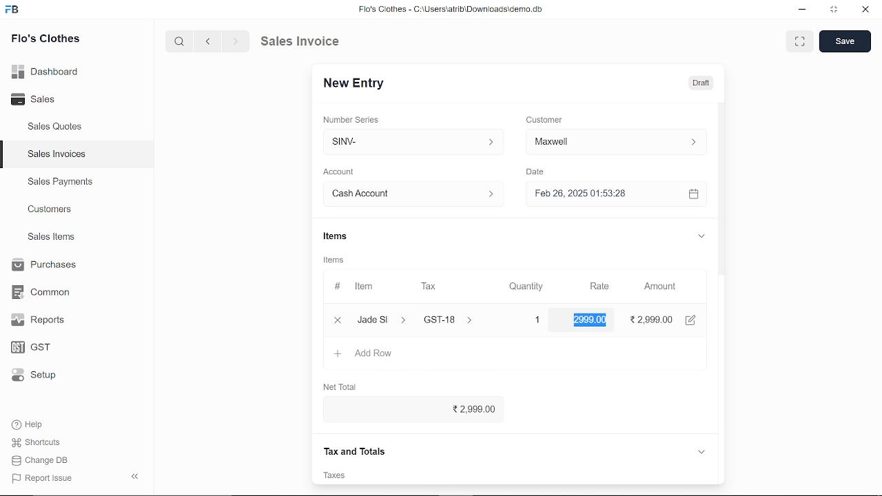 Image resolution: width=882 pixels, height=496 pixels. I want to click on Add Row, so click(365, 354).